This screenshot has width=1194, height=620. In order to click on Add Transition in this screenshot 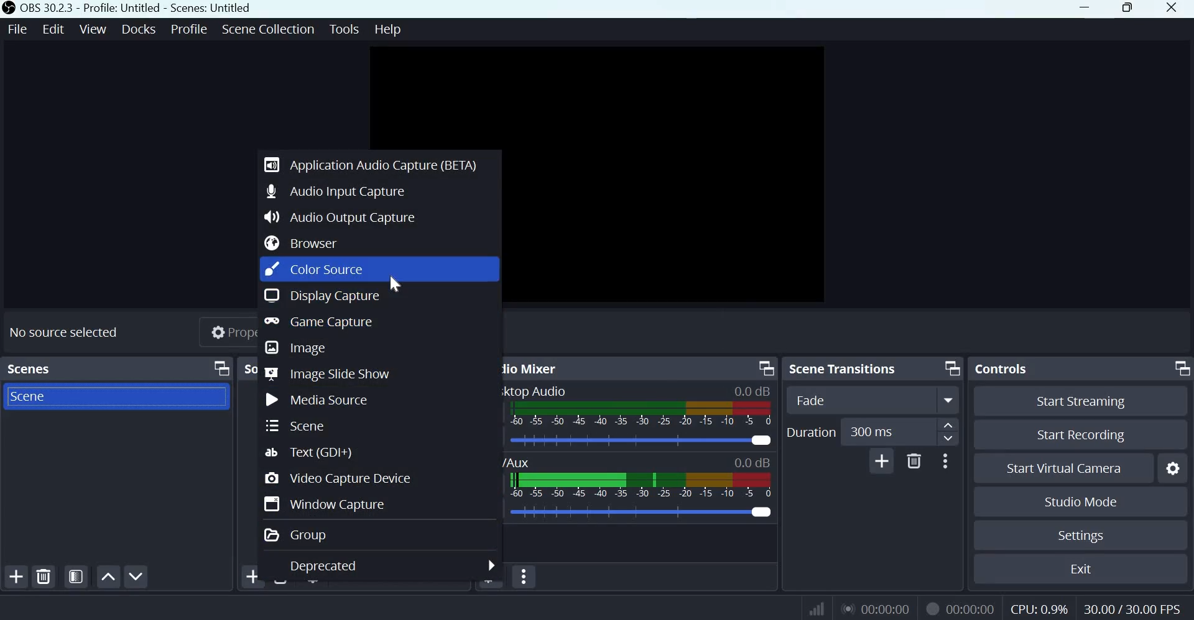, I will do `click(881, 461)`.